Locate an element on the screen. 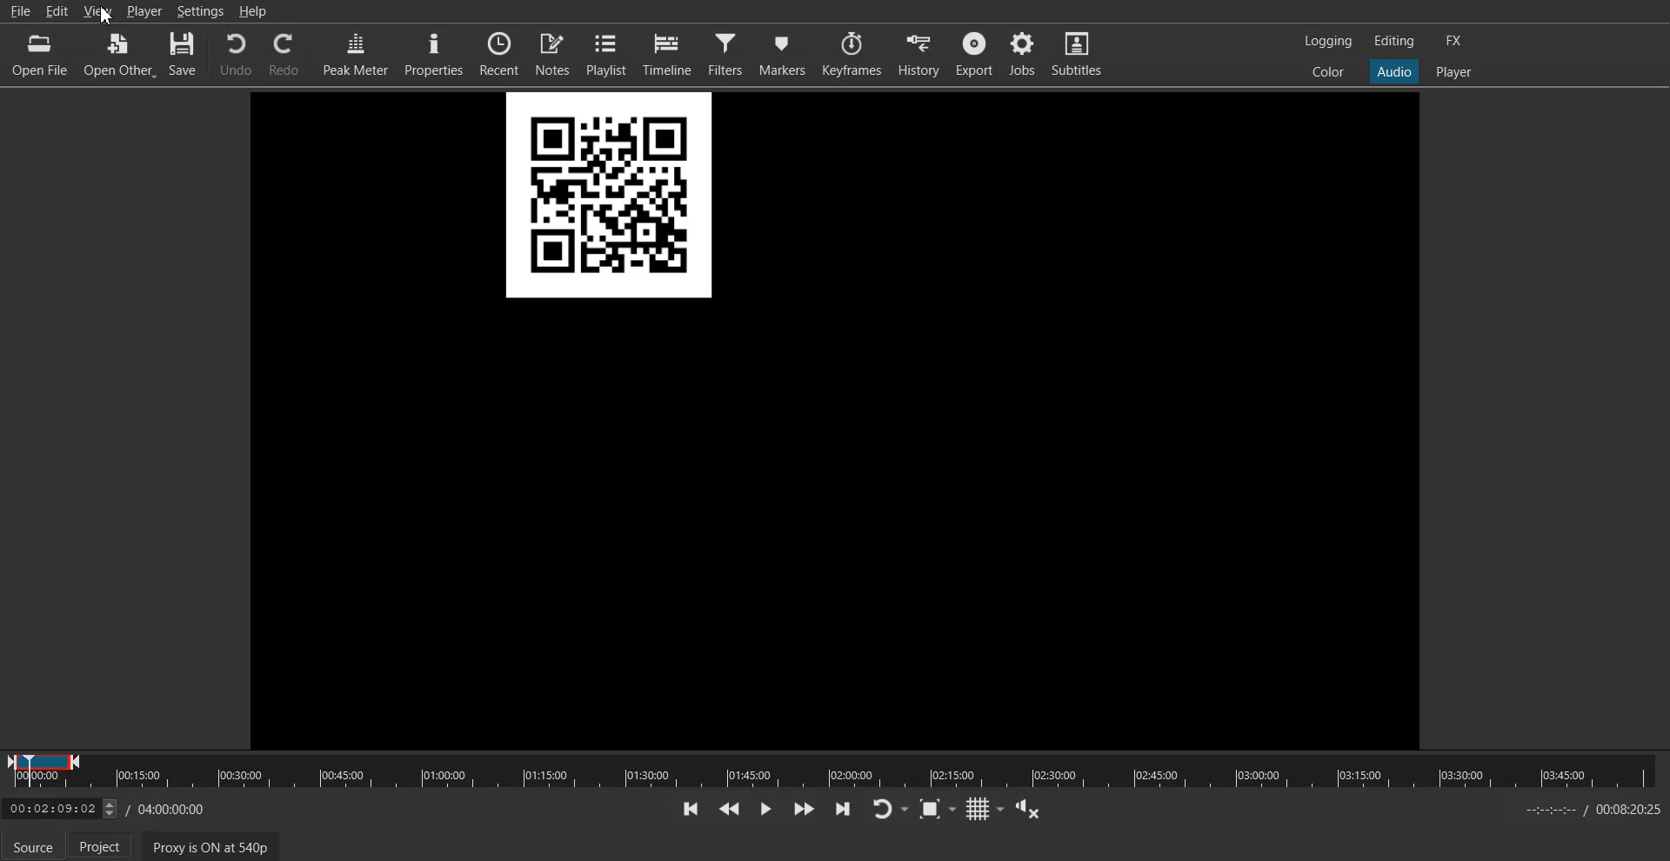 The height and width of the screenshot is (861, 1670). Open File is located at coordinates (37, 54).